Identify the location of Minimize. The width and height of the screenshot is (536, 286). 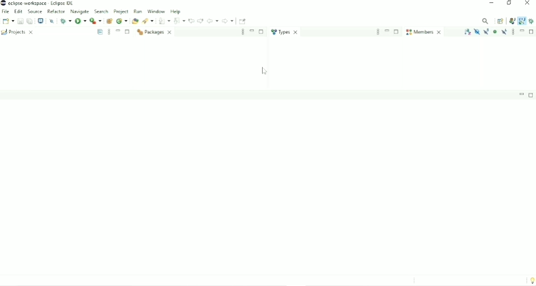
(387, 31).